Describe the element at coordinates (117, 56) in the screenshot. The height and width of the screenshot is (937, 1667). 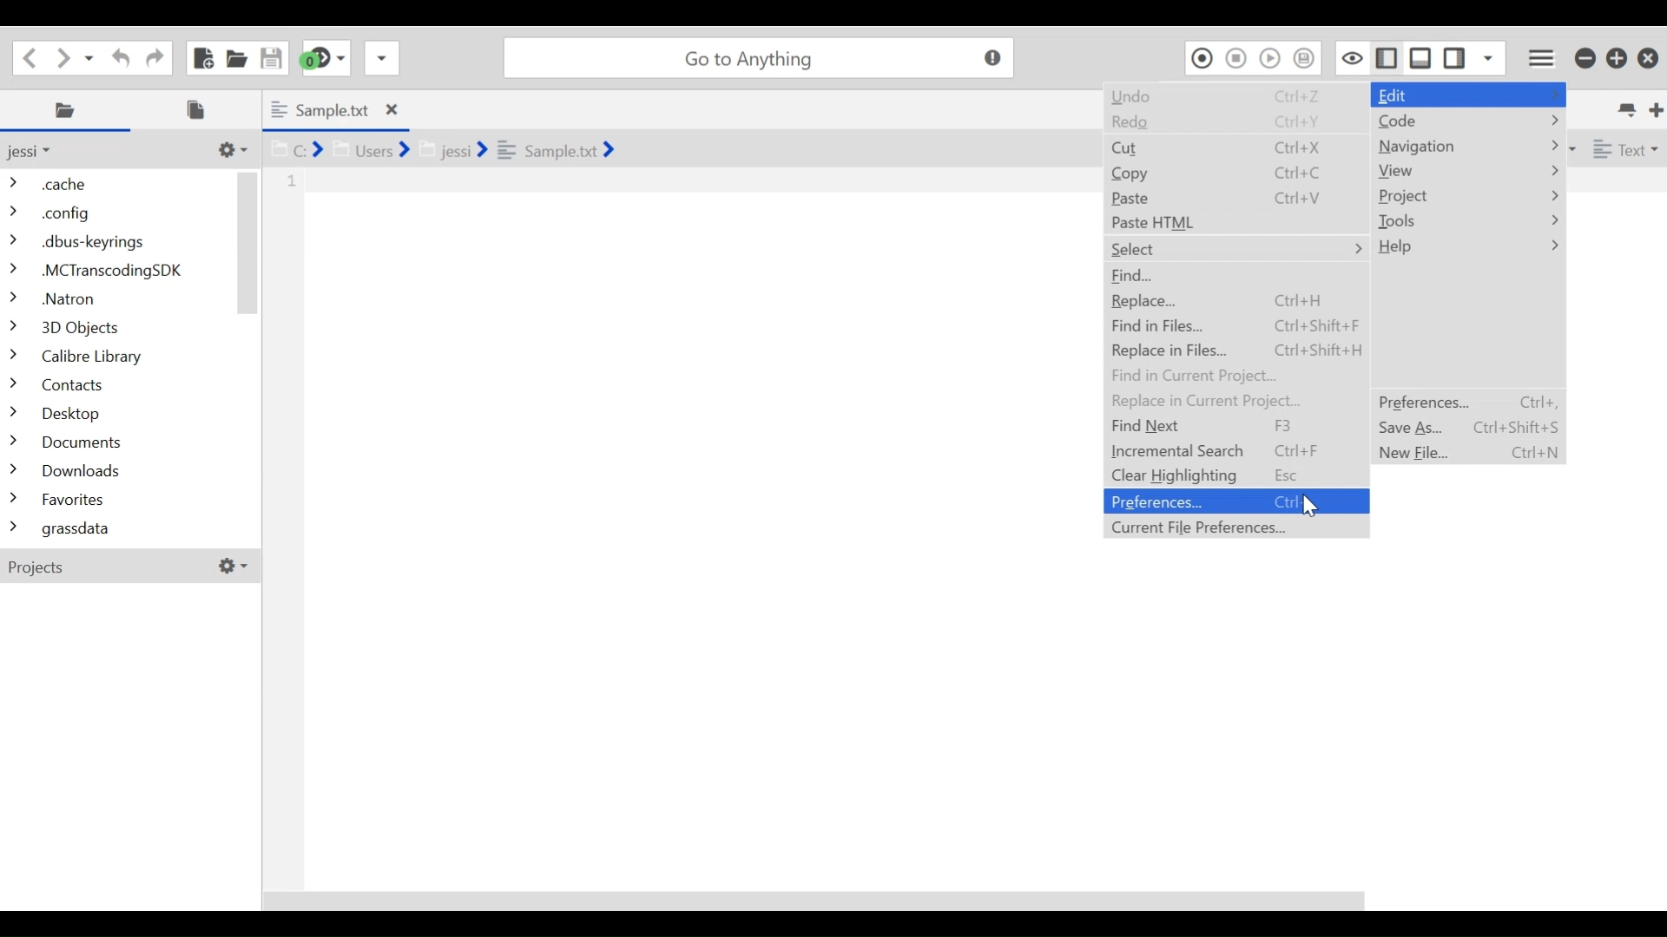
I see `undo` at that location.